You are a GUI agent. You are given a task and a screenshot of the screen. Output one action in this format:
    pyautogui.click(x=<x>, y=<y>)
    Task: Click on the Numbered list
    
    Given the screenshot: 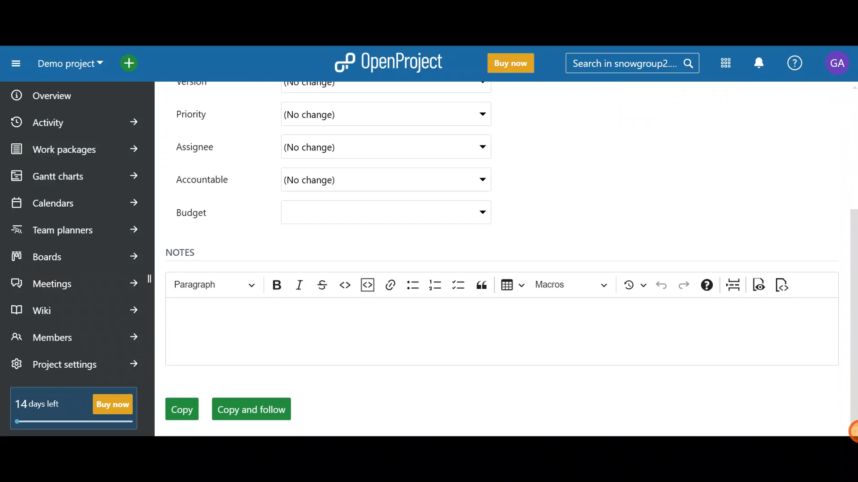 What is the action you would take?
    pyautogui.click(x=438, y=284)
    